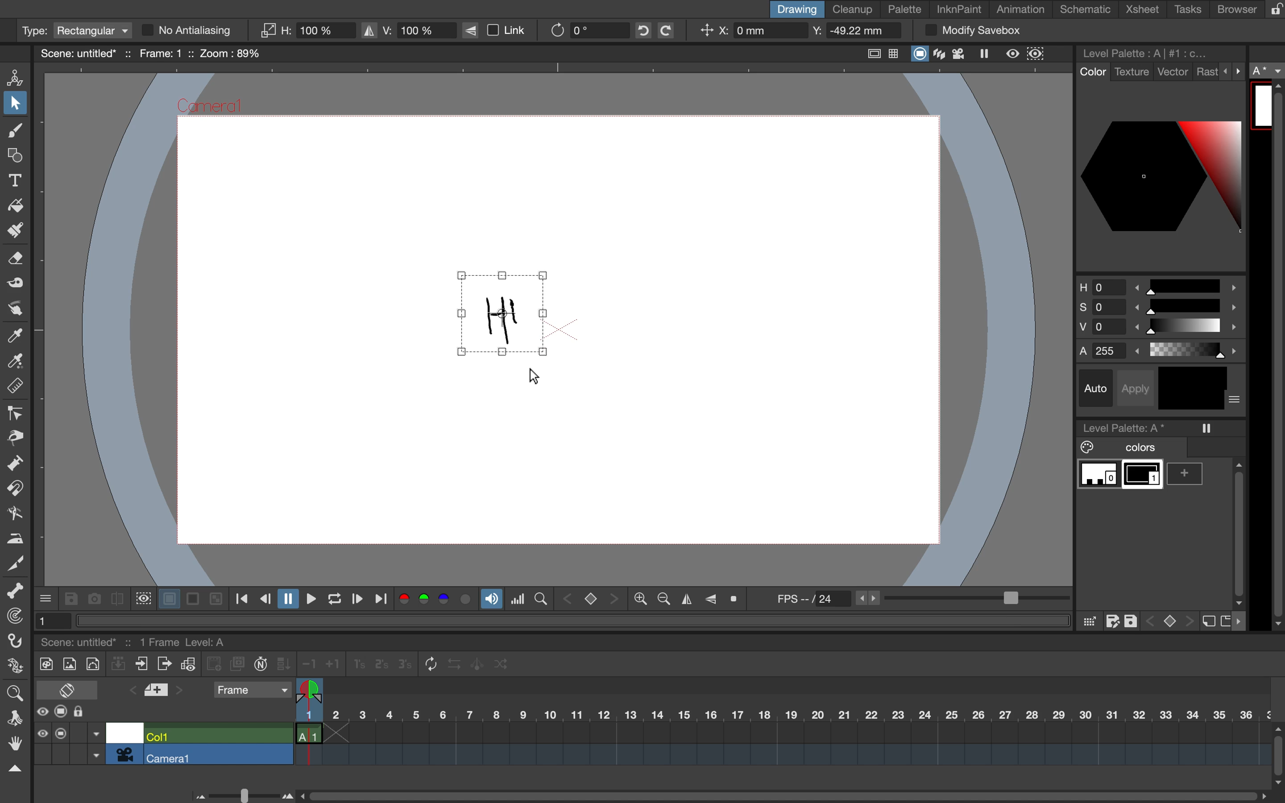 This screenshot has width=1285, height=803. Describe the element at coordinates (1087, 10) in the screenshot. I see `schematic` at that location.